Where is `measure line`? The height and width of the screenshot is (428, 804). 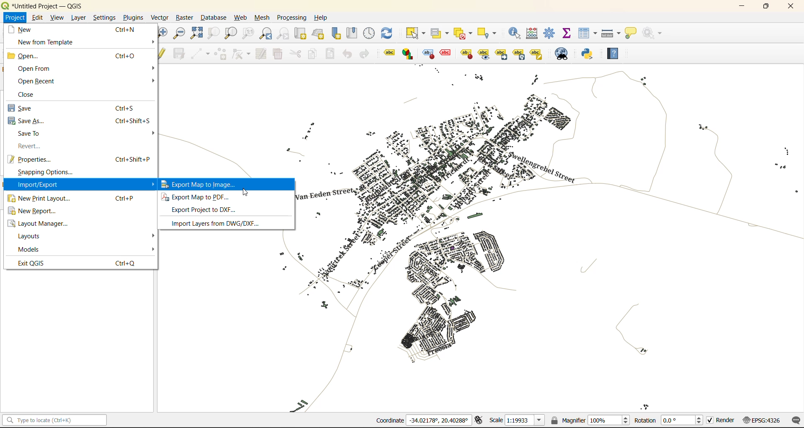 measure line is located at coordinates (611, 33).